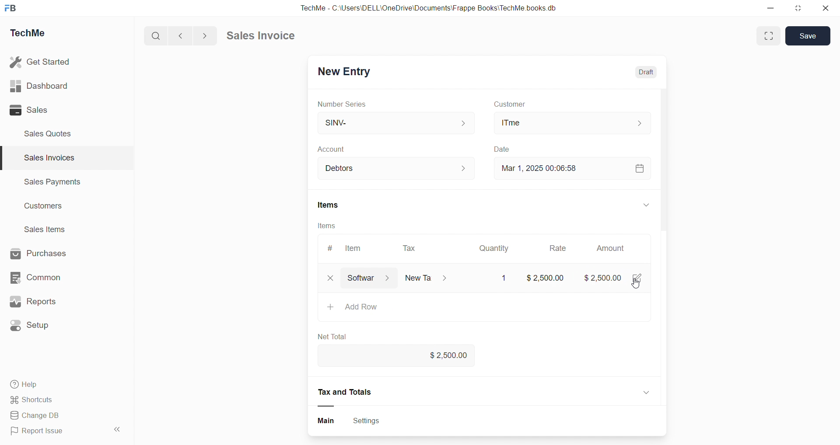 The height and width of the screenshot is (445, 840). I want to click on Close, so click(828, 10).